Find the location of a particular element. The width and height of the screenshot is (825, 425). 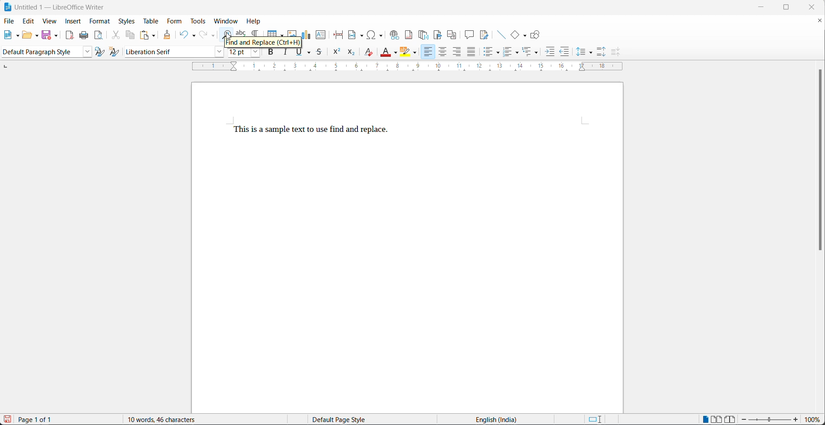

maximize is located at coordinates (792, 8).